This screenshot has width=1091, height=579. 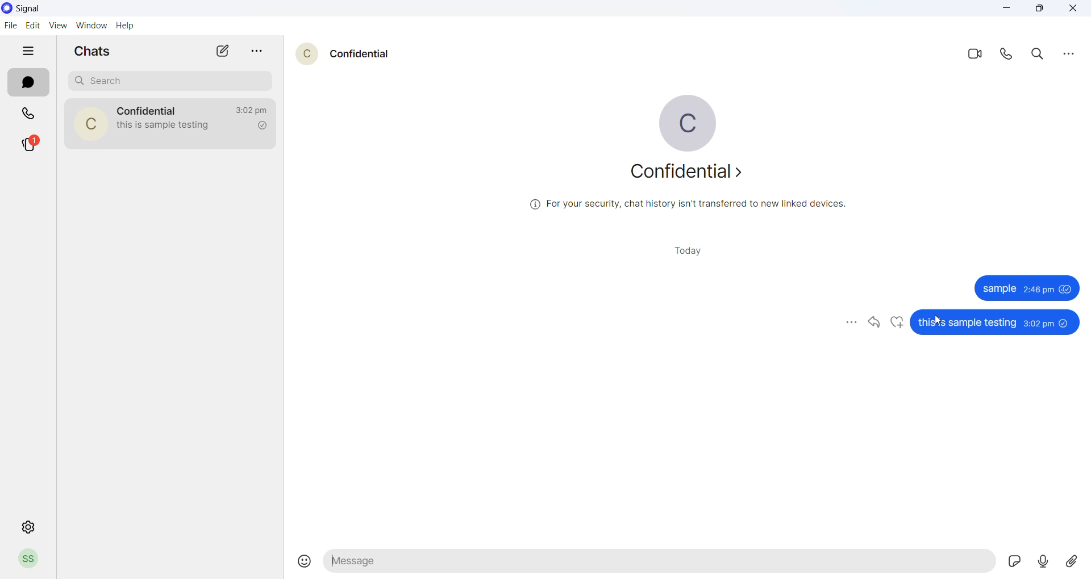 What do you see at coordinates (168, 127) in the screenshot?
I see `last message` at bounding box center [168, 127].